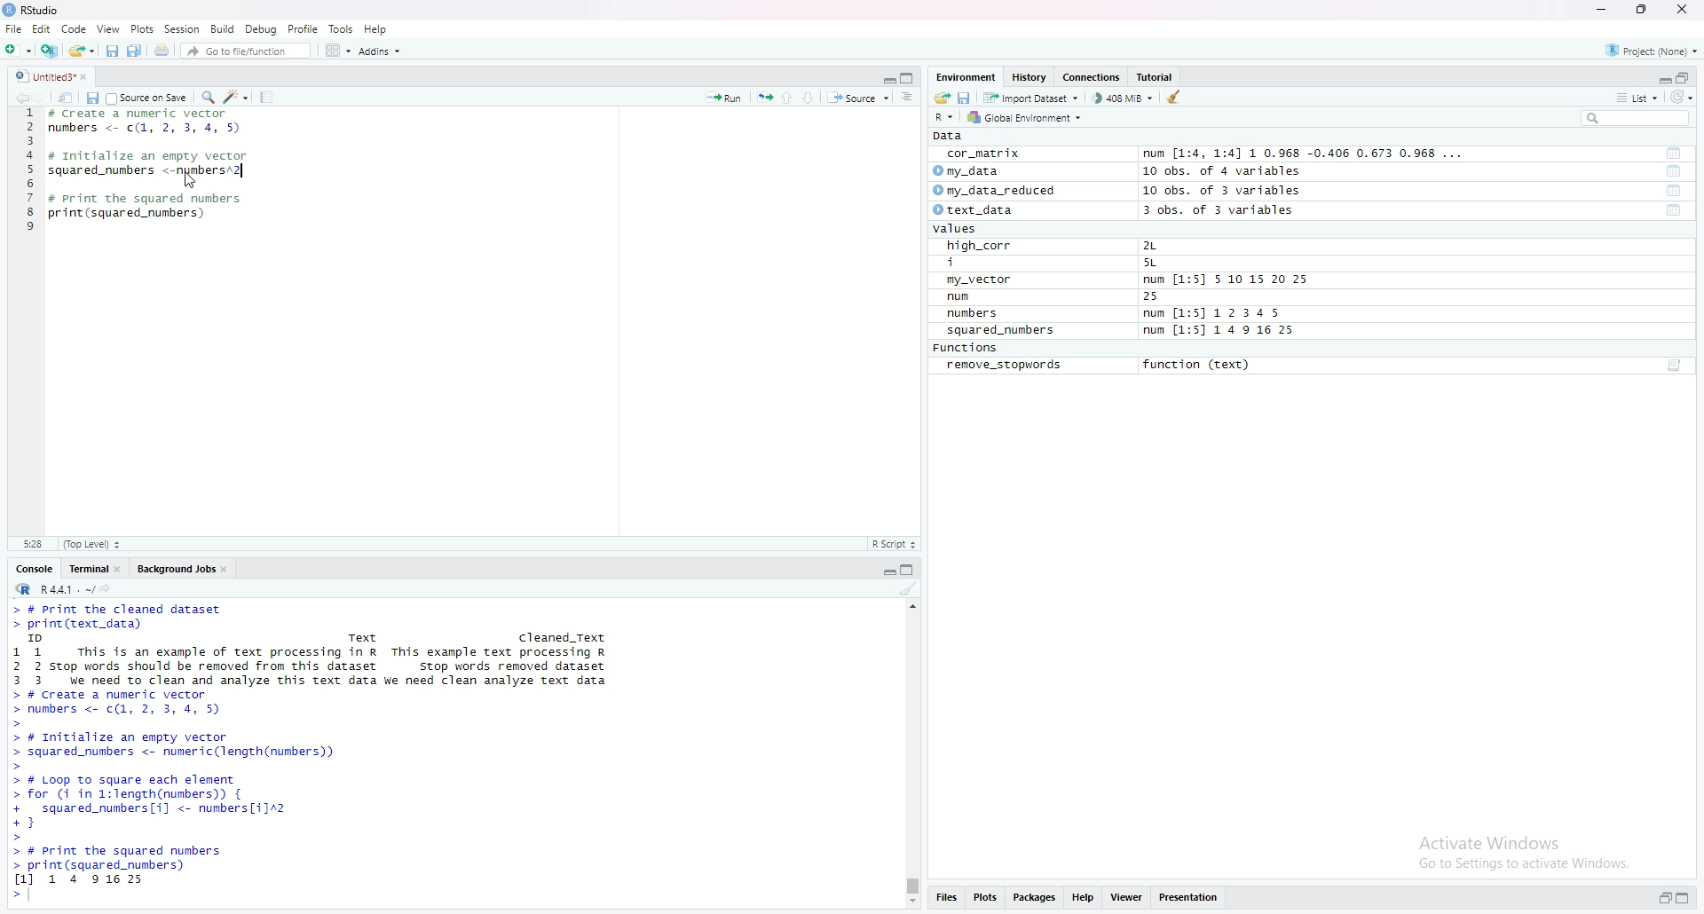 This screenshot has height=914, width=1704. Describe the element at coordinates (985, 899) in the screenshot. I see `Plots` at that location.